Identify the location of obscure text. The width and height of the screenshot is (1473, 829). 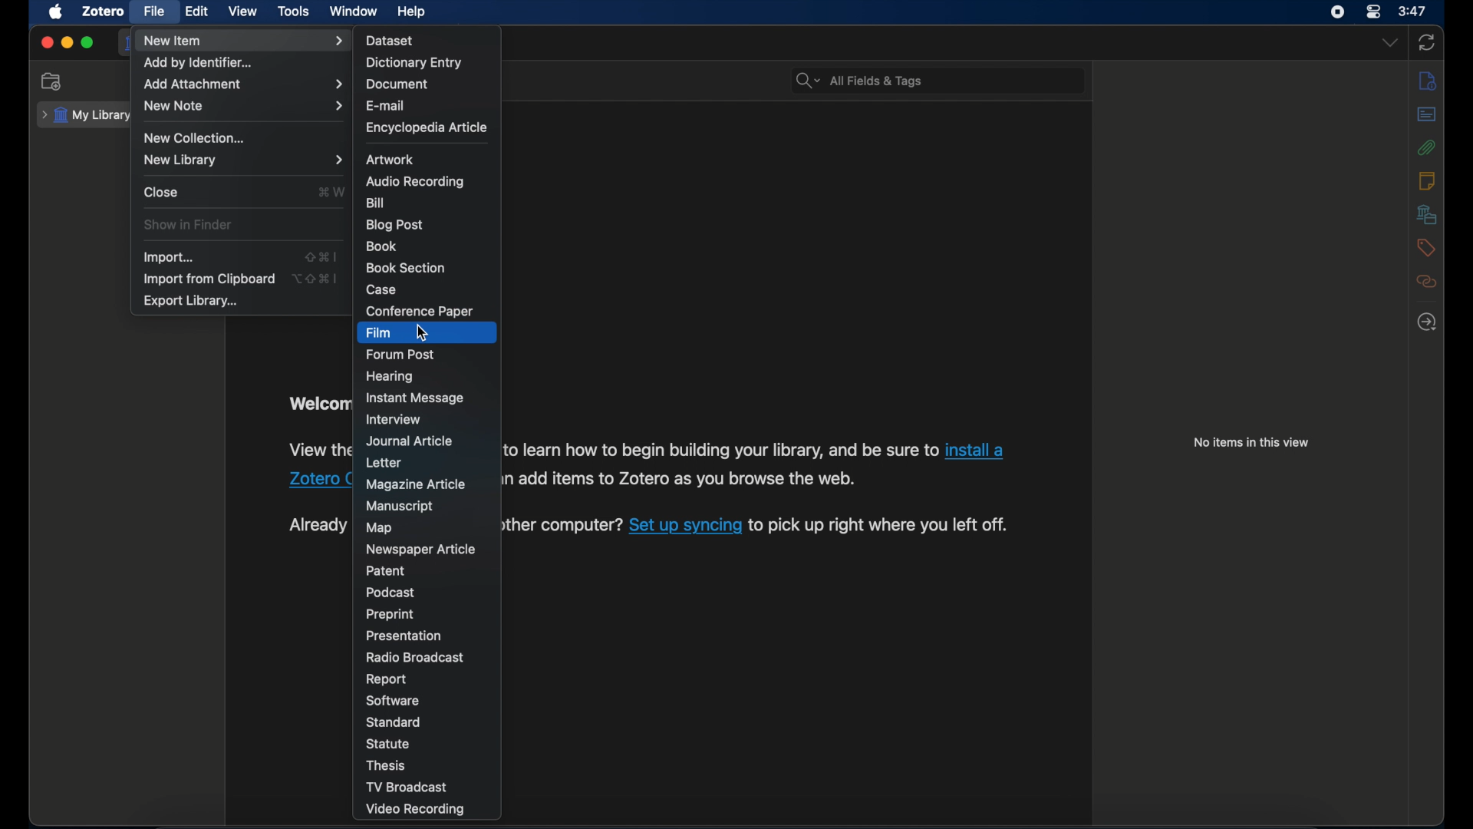
(318, 404).